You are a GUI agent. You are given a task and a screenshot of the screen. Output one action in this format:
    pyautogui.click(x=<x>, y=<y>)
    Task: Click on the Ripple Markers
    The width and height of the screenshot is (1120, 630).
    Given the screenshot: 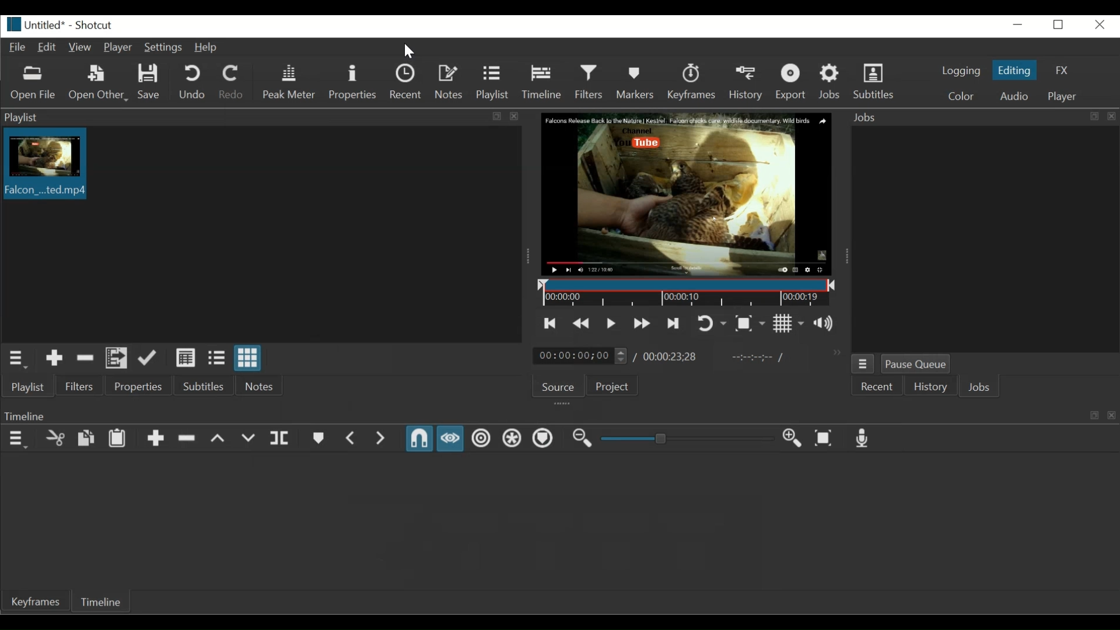 What is the action you would take?
    pyautogui.click(x=542, y=439)
    